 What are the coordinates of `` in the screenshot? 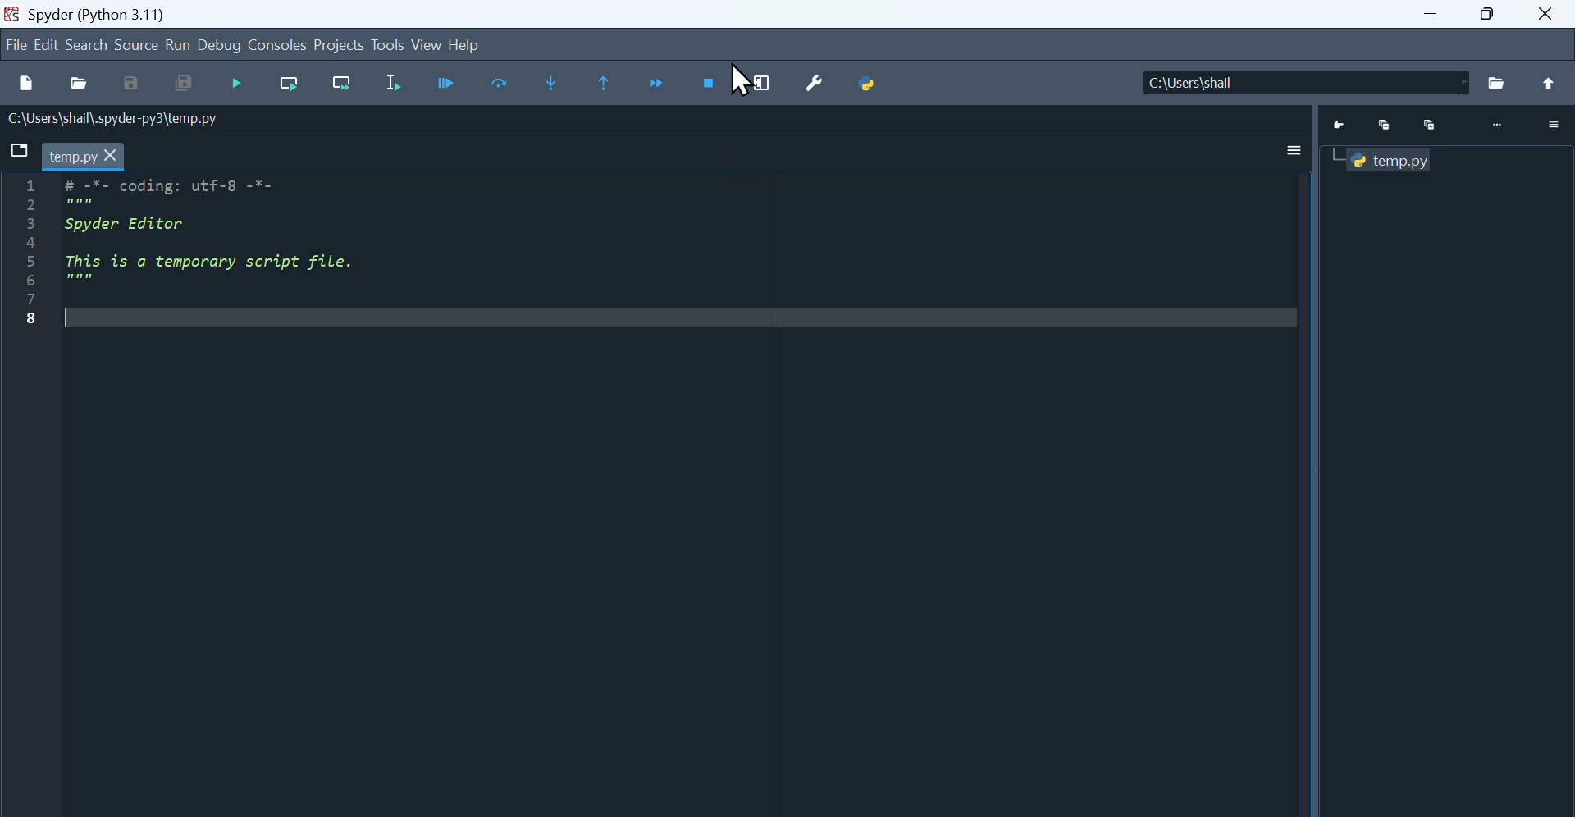 It's located at (235, 86).